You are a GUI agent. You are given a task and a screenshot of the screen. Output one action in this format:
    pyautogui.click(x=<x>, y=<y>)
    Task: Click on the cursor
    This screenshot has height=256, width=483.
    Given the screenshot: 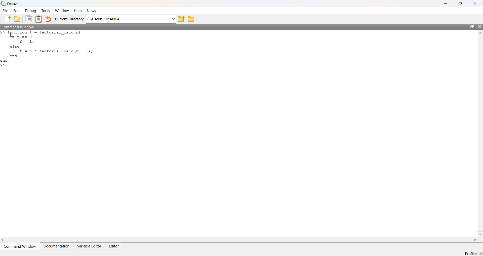 What is the action you would take?
    pyautogui.click(x=12, y=36)
    